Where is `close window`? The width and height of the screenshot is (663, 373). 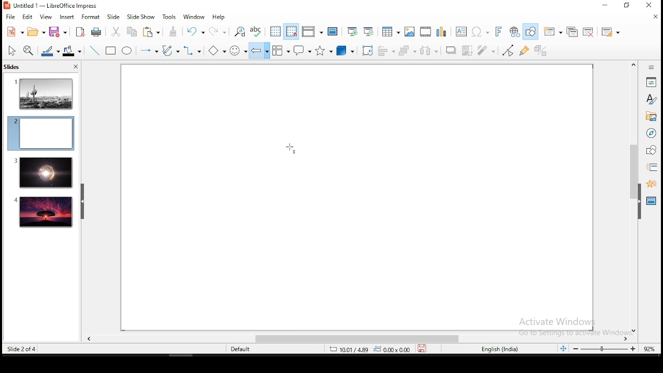
close window is located at coordinates (651, 6).